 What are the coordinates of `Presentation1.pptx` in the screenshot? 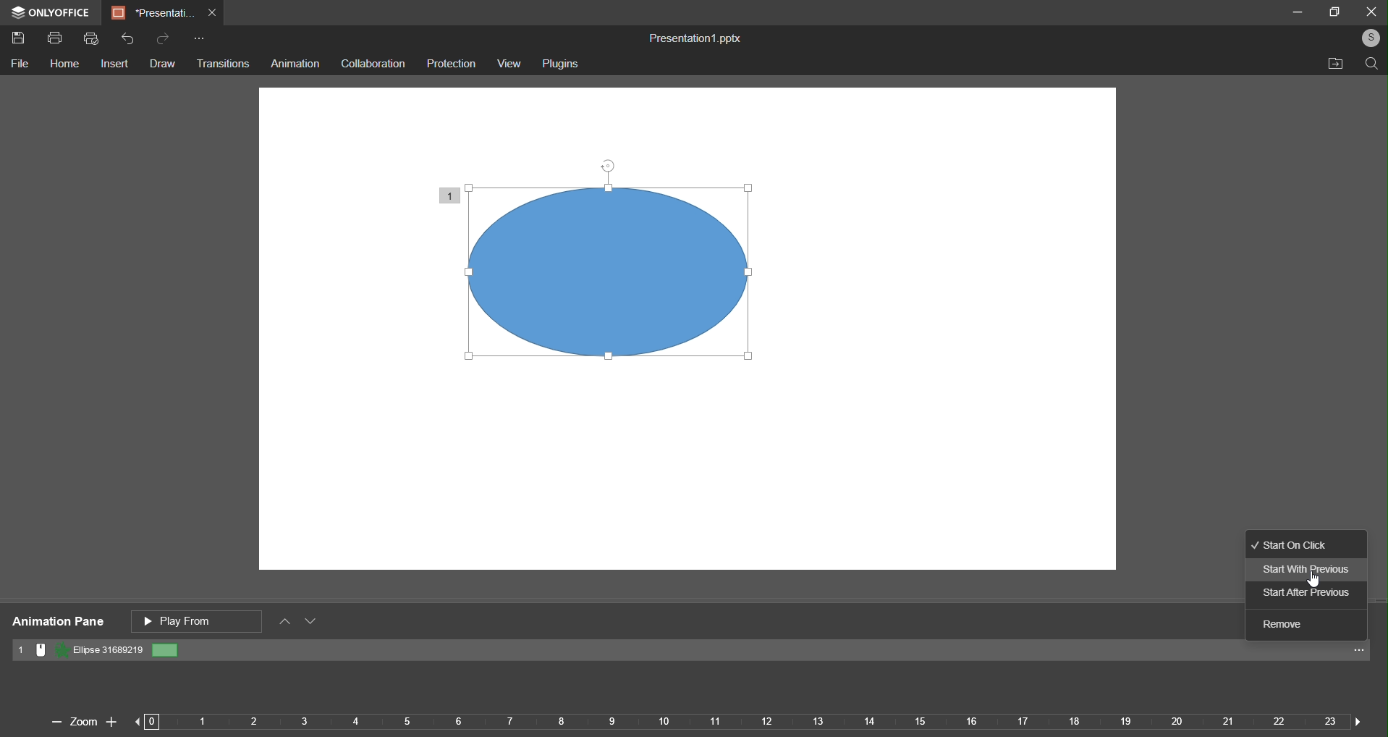 It's located at (691, 35).